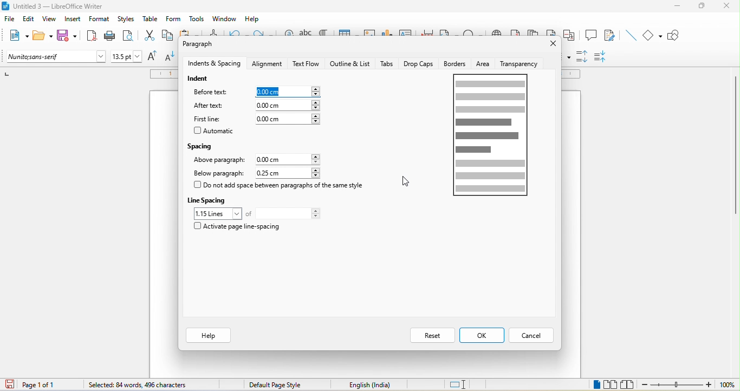  I want to click on before text, so click(212, 92).